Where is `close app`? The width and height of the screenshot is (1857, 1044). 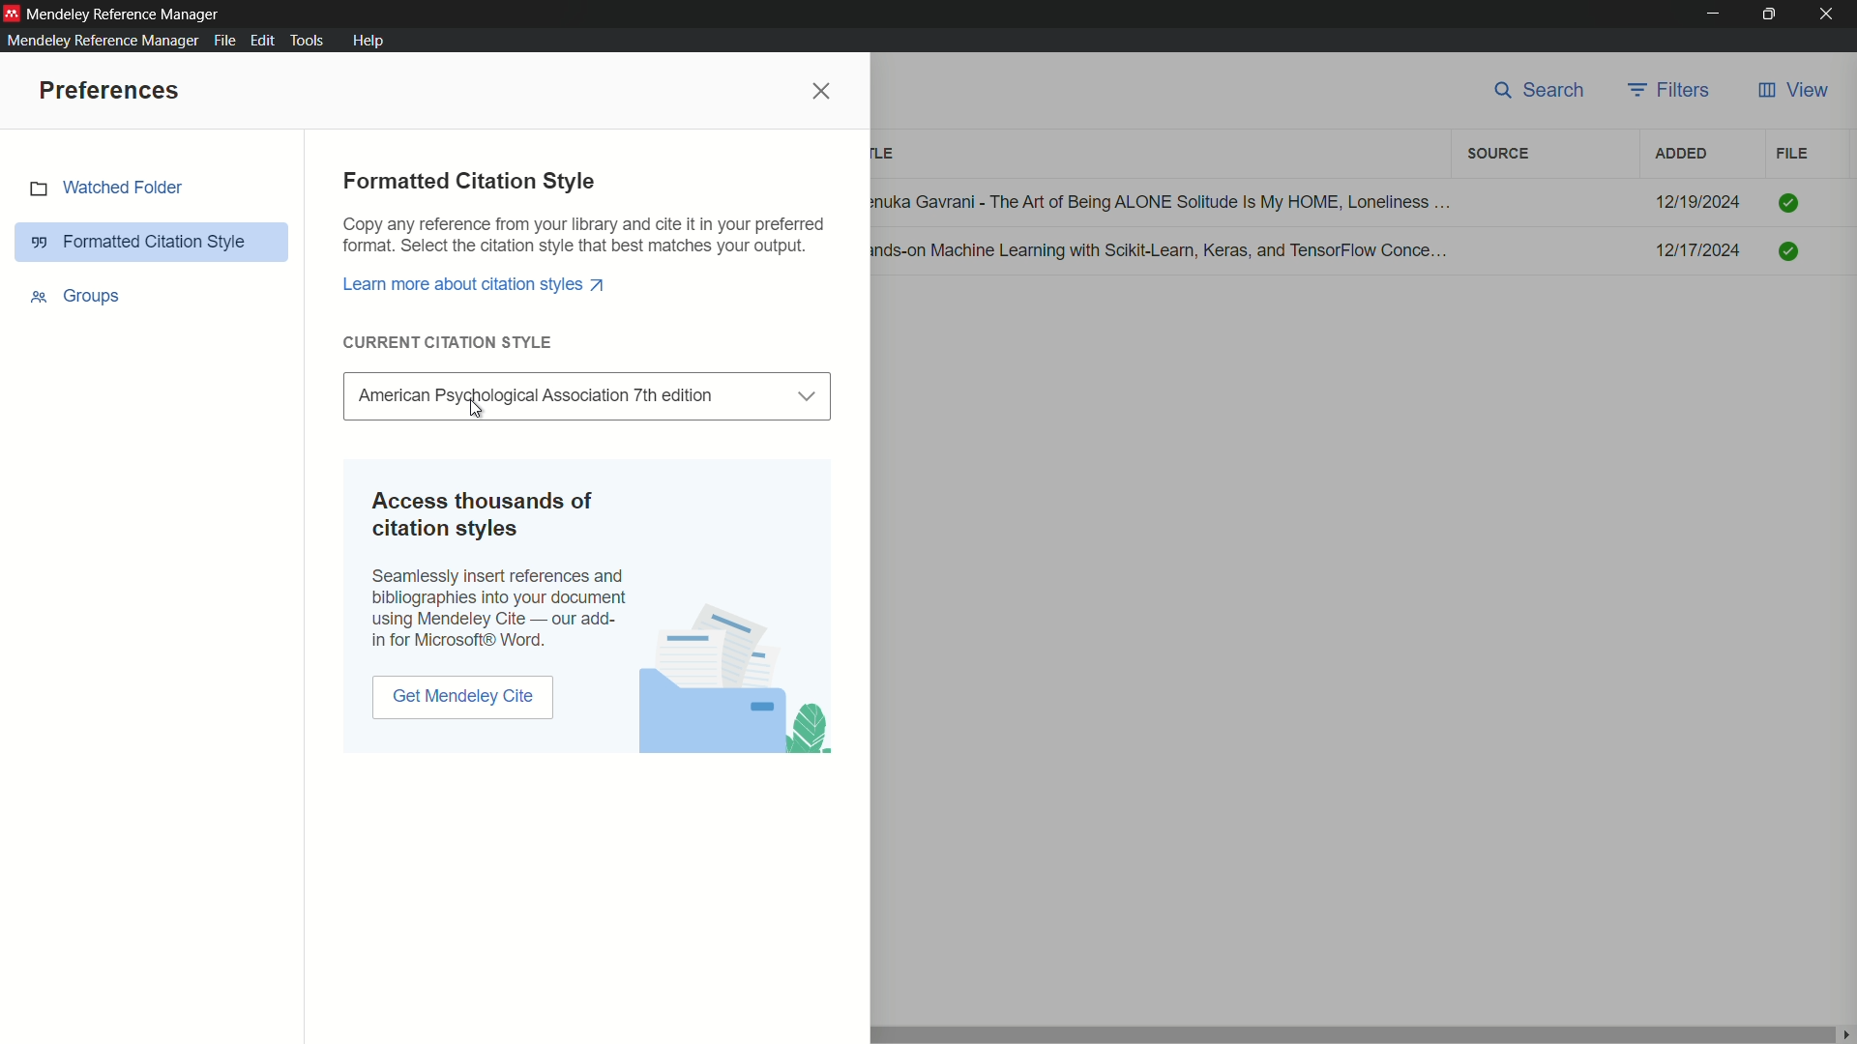 close app is located at coordinates (1832, 14).